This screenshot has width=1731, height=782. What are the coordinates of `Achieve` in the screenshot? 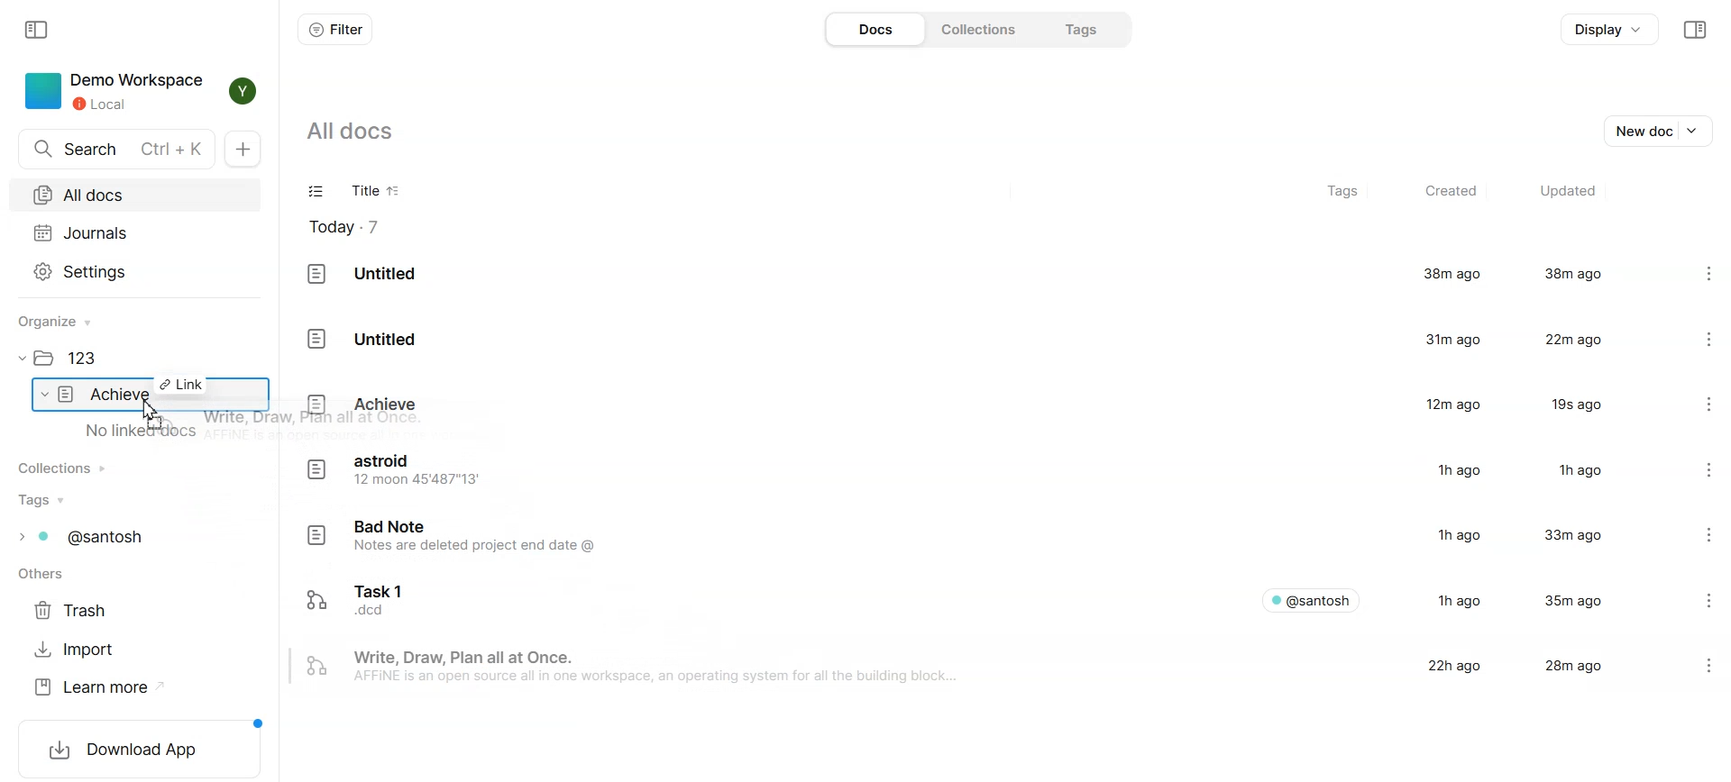 It's located at (108, 395).